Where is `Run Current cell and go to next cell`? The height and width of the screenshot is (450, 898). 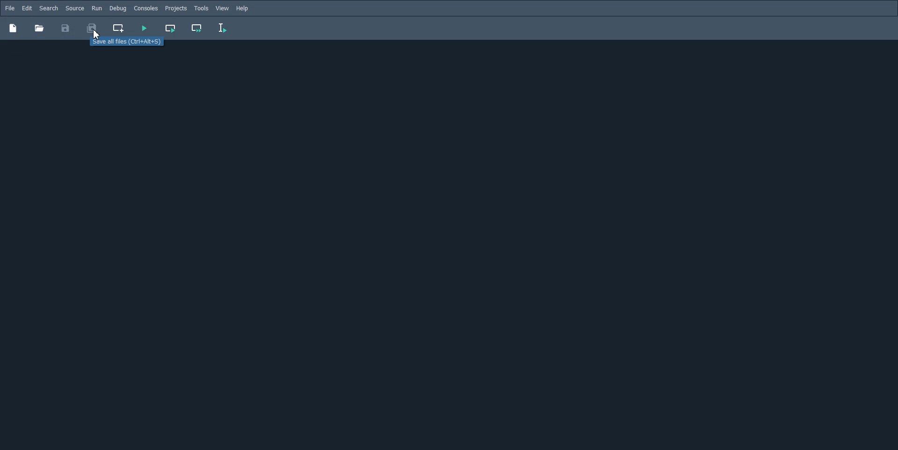 Run Current cell and go to next cell is located at coordinates (197, 29).